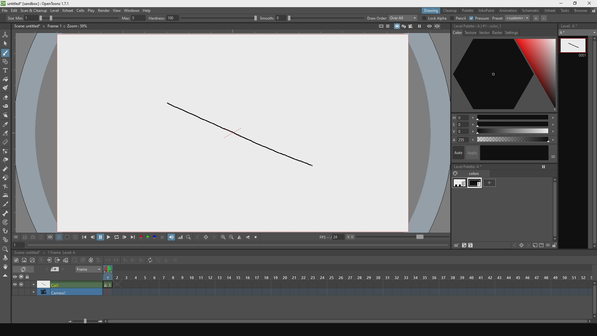 Image resolution: width=597 pixels, height=336 pixels. Describe the element at coordinates (257, 238) in the screenshot. I see `stop` at that location.